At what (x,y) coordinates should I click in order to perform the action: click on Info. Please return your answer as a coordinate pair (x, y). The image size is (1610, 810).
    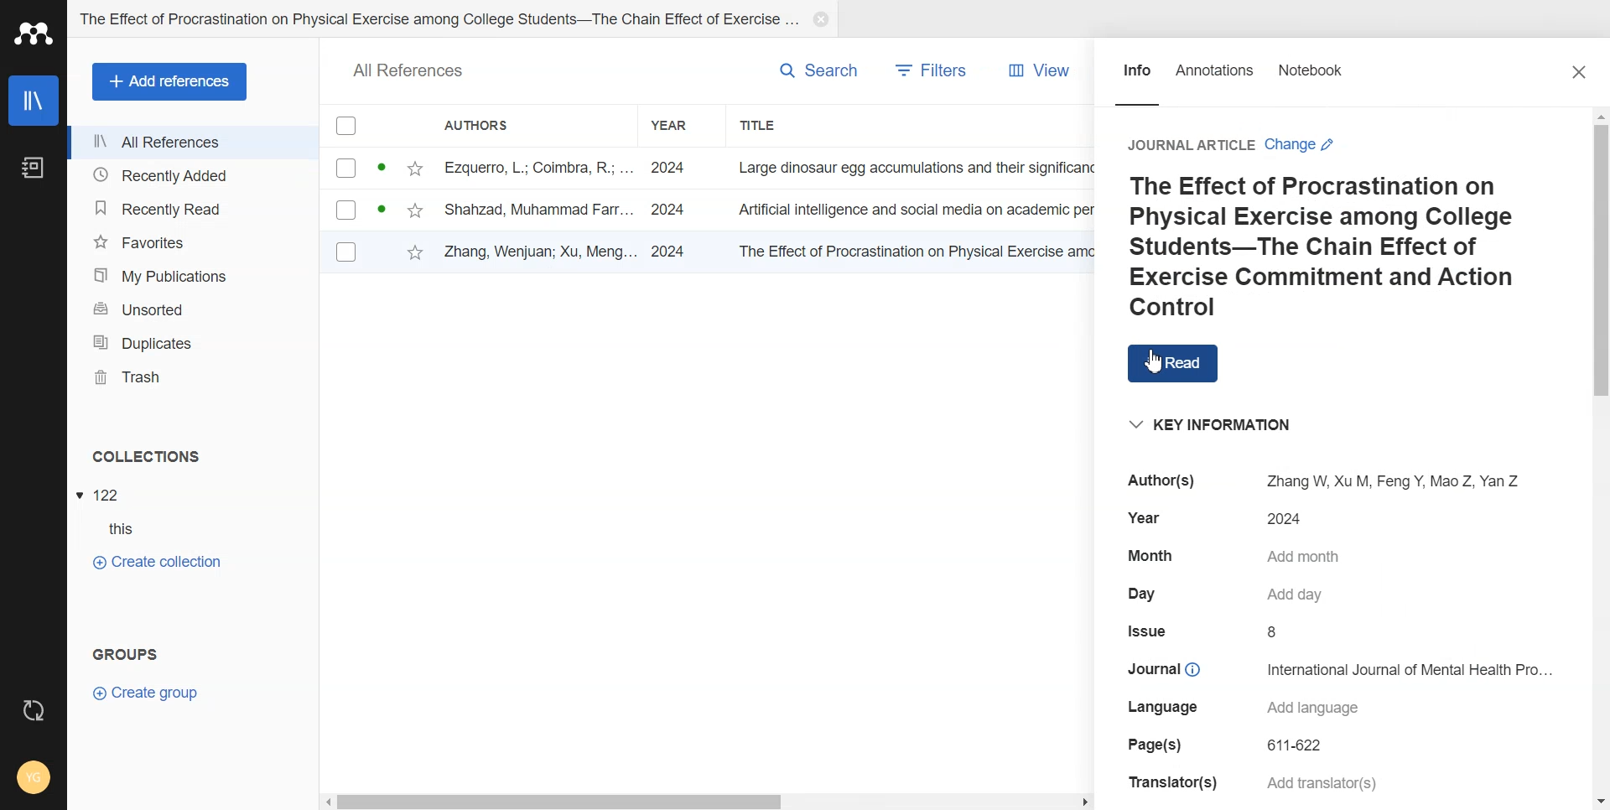
    Looking at the image, I should click on (1137, 75).